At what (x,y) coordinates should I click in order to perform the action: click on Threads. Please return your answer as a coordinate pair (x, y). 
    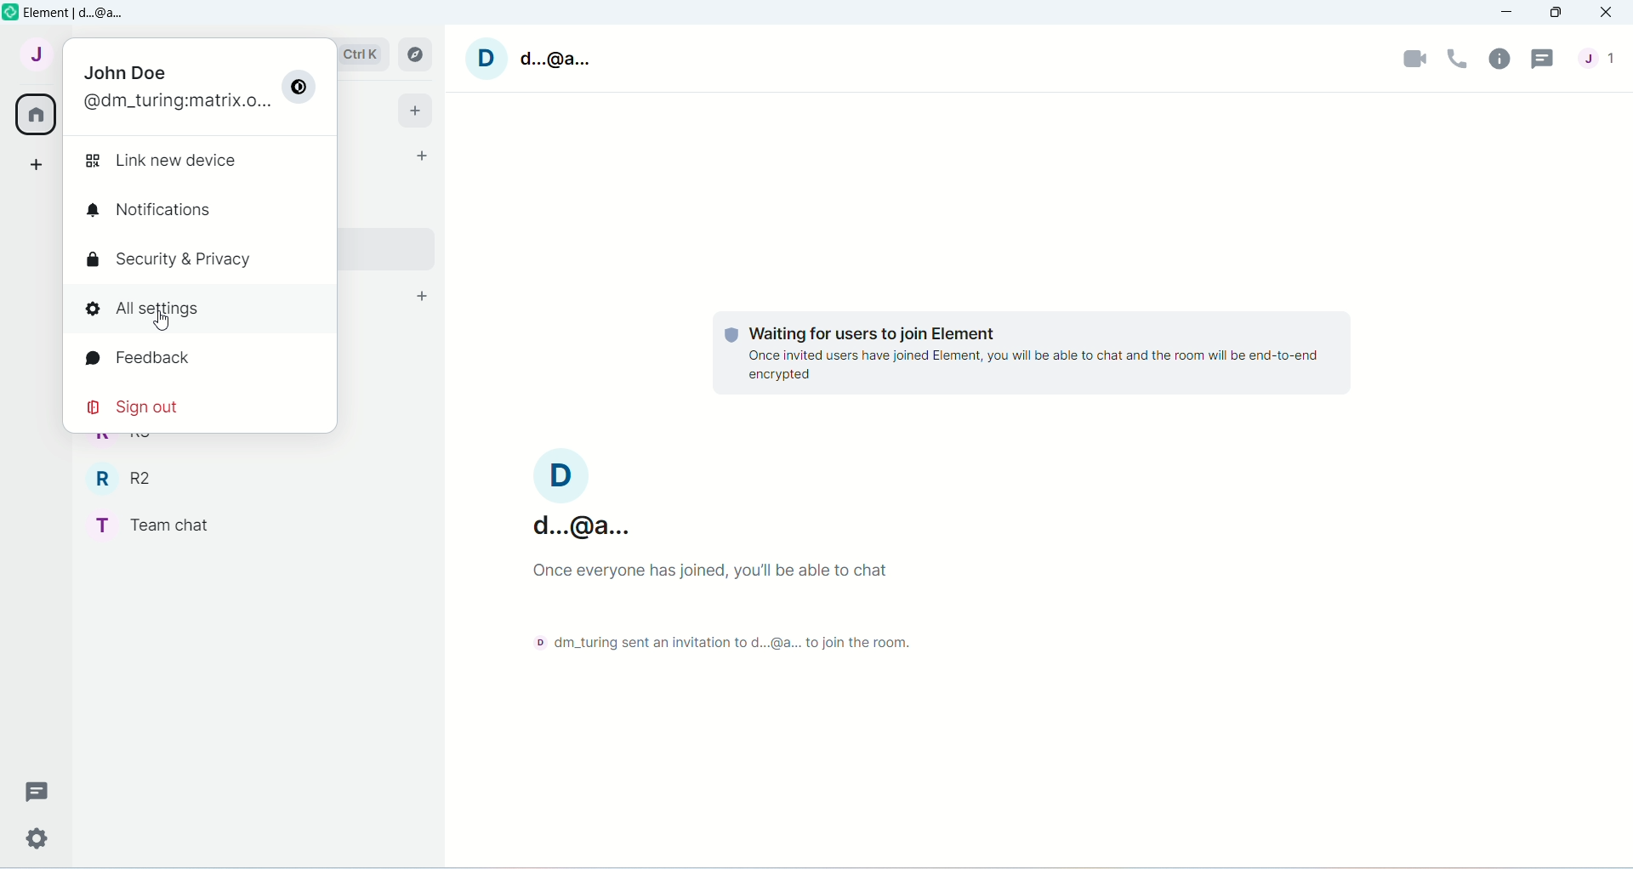
    Looking at the image, I should click on (45, 791).